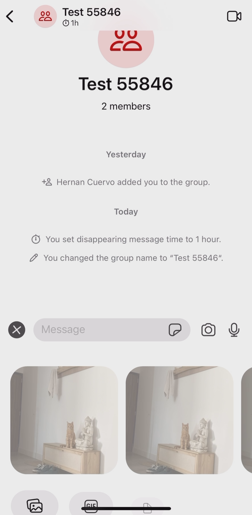 The width and height of the screenshot is (252, 515). What do you see at coordinates (246, 418) in the screenshot?
I see `image` at bounding box center [246, 418].